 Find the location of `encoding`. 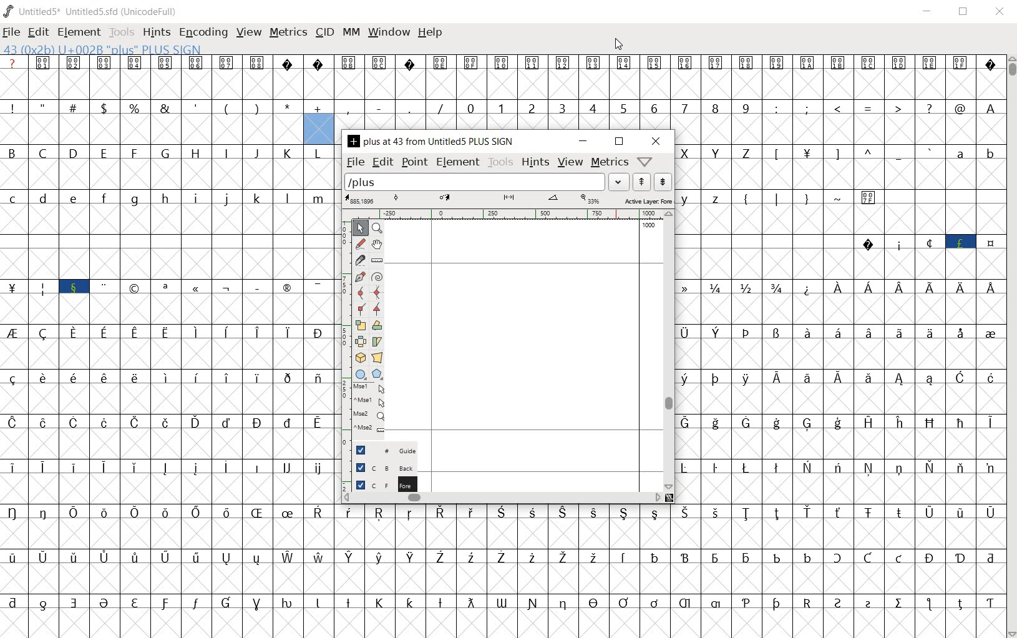

encoding is located at coordinates (203, 31).